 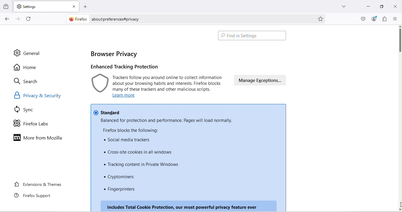 I want to click on Extensions and themes, so click(x=38, y=186).